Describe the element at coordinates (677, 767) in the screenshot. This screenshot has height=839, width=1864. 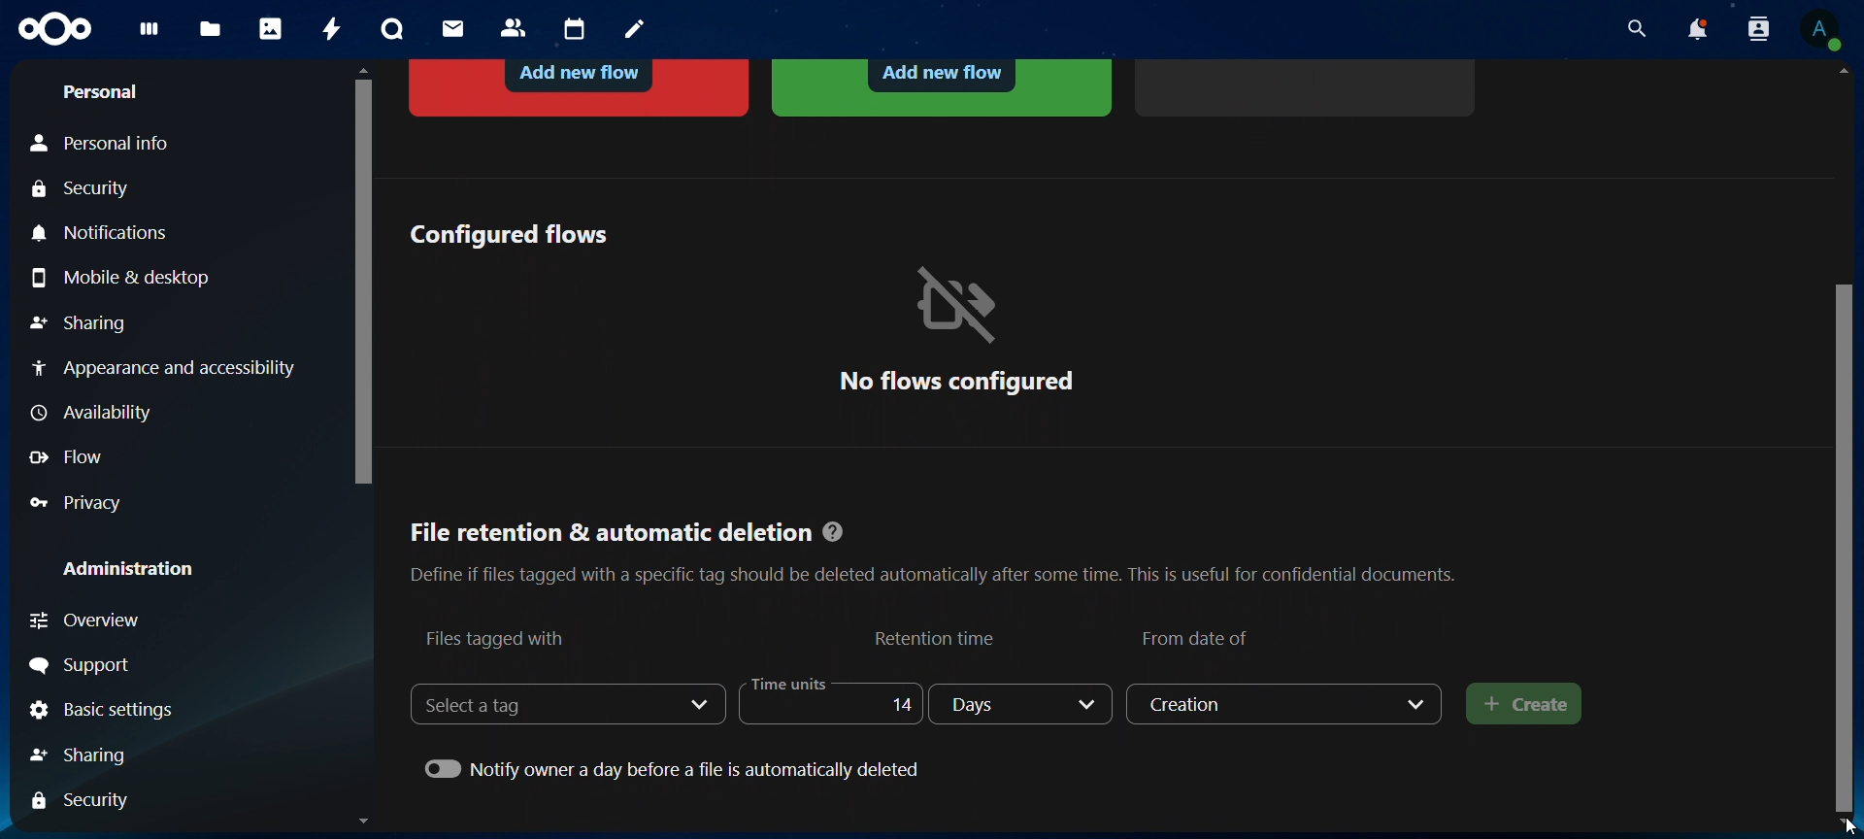
I see `notify owner a day before a file is automatically deleted` at that location.